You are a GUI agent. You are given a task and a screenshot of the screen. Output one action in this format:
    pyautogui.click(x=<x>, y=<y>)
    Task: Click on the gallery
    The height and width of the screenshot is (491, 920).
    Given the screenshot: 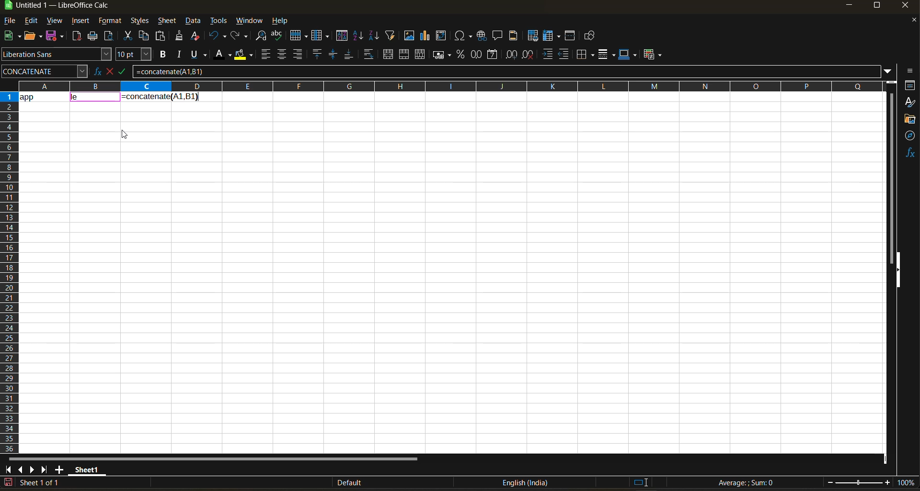 What is the action you would take?
    pyautogui.click(x=910, y=120)
    